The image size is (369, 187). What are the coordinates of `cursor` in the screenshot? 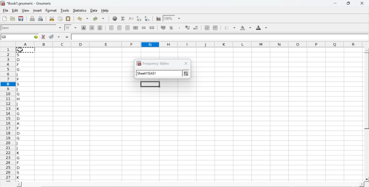 It's located at (20, 50).